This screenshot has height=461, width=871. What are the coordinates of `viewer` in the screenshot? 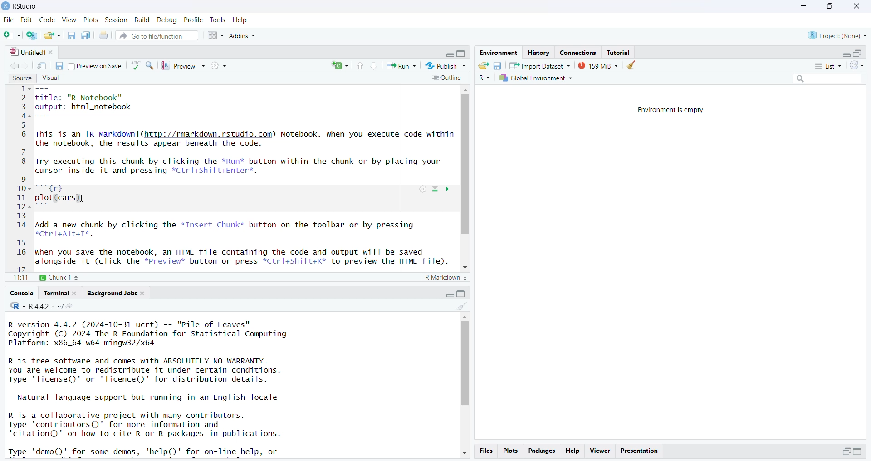 It's located at (600, 451).